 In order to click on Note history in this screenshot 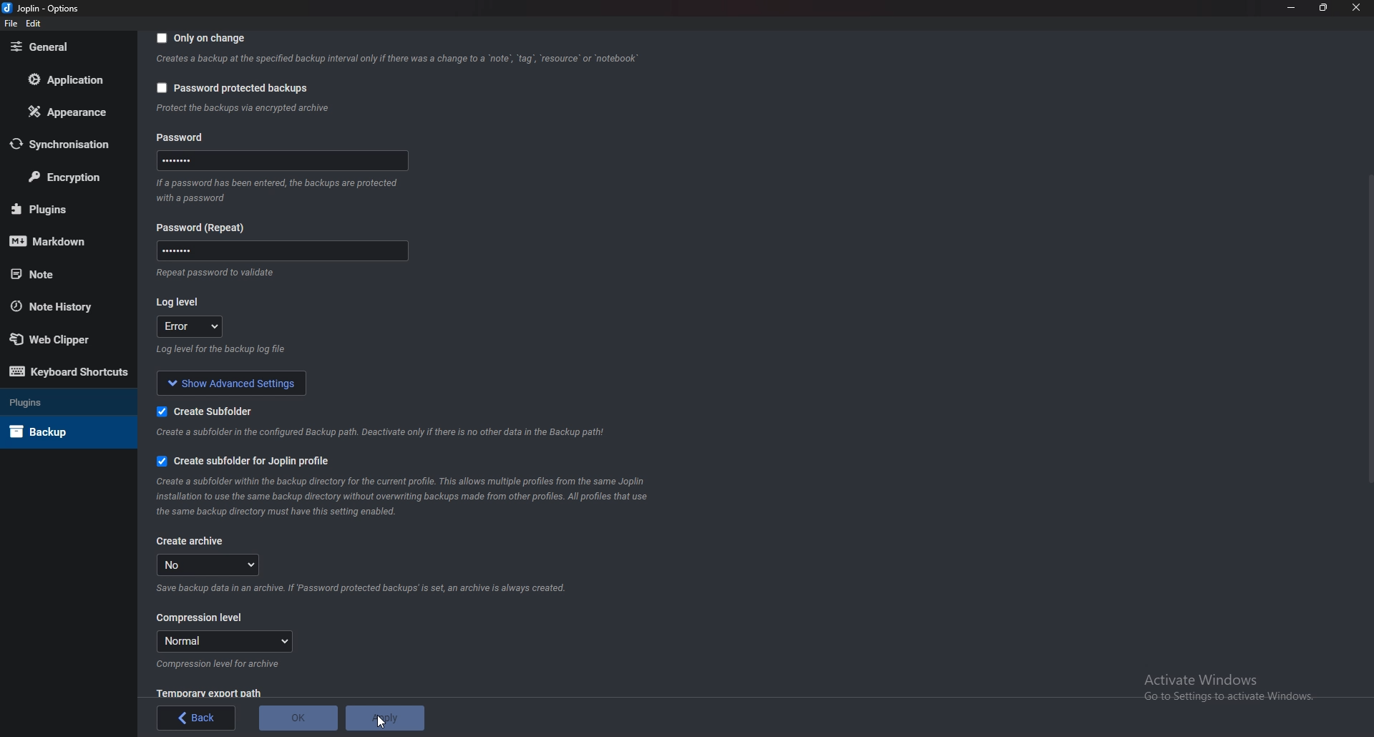, I will do `click(62, 306)`.